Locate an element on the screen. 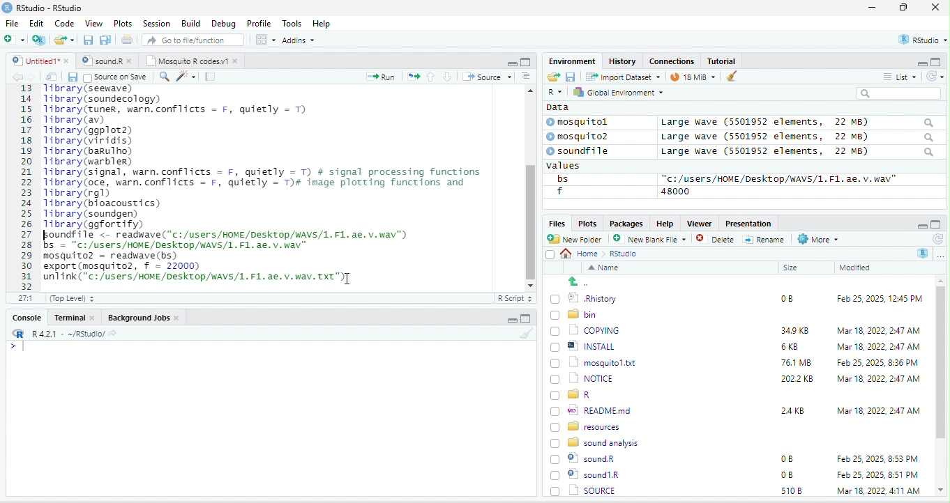 The width and height of the screenshot is (950, 503). RR R421 - ~/RStudio/ is located at coordinates (61, 335).